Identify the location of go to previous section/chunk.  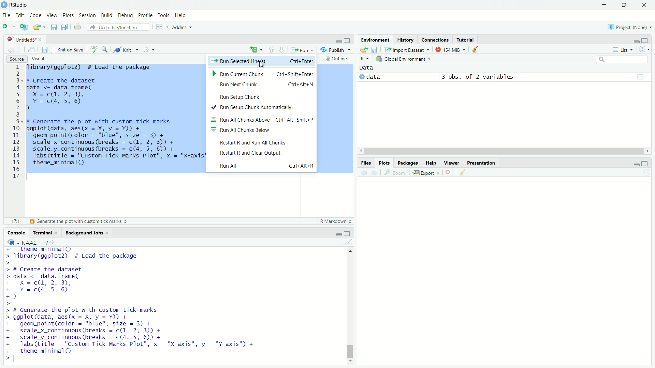
(271, 49).